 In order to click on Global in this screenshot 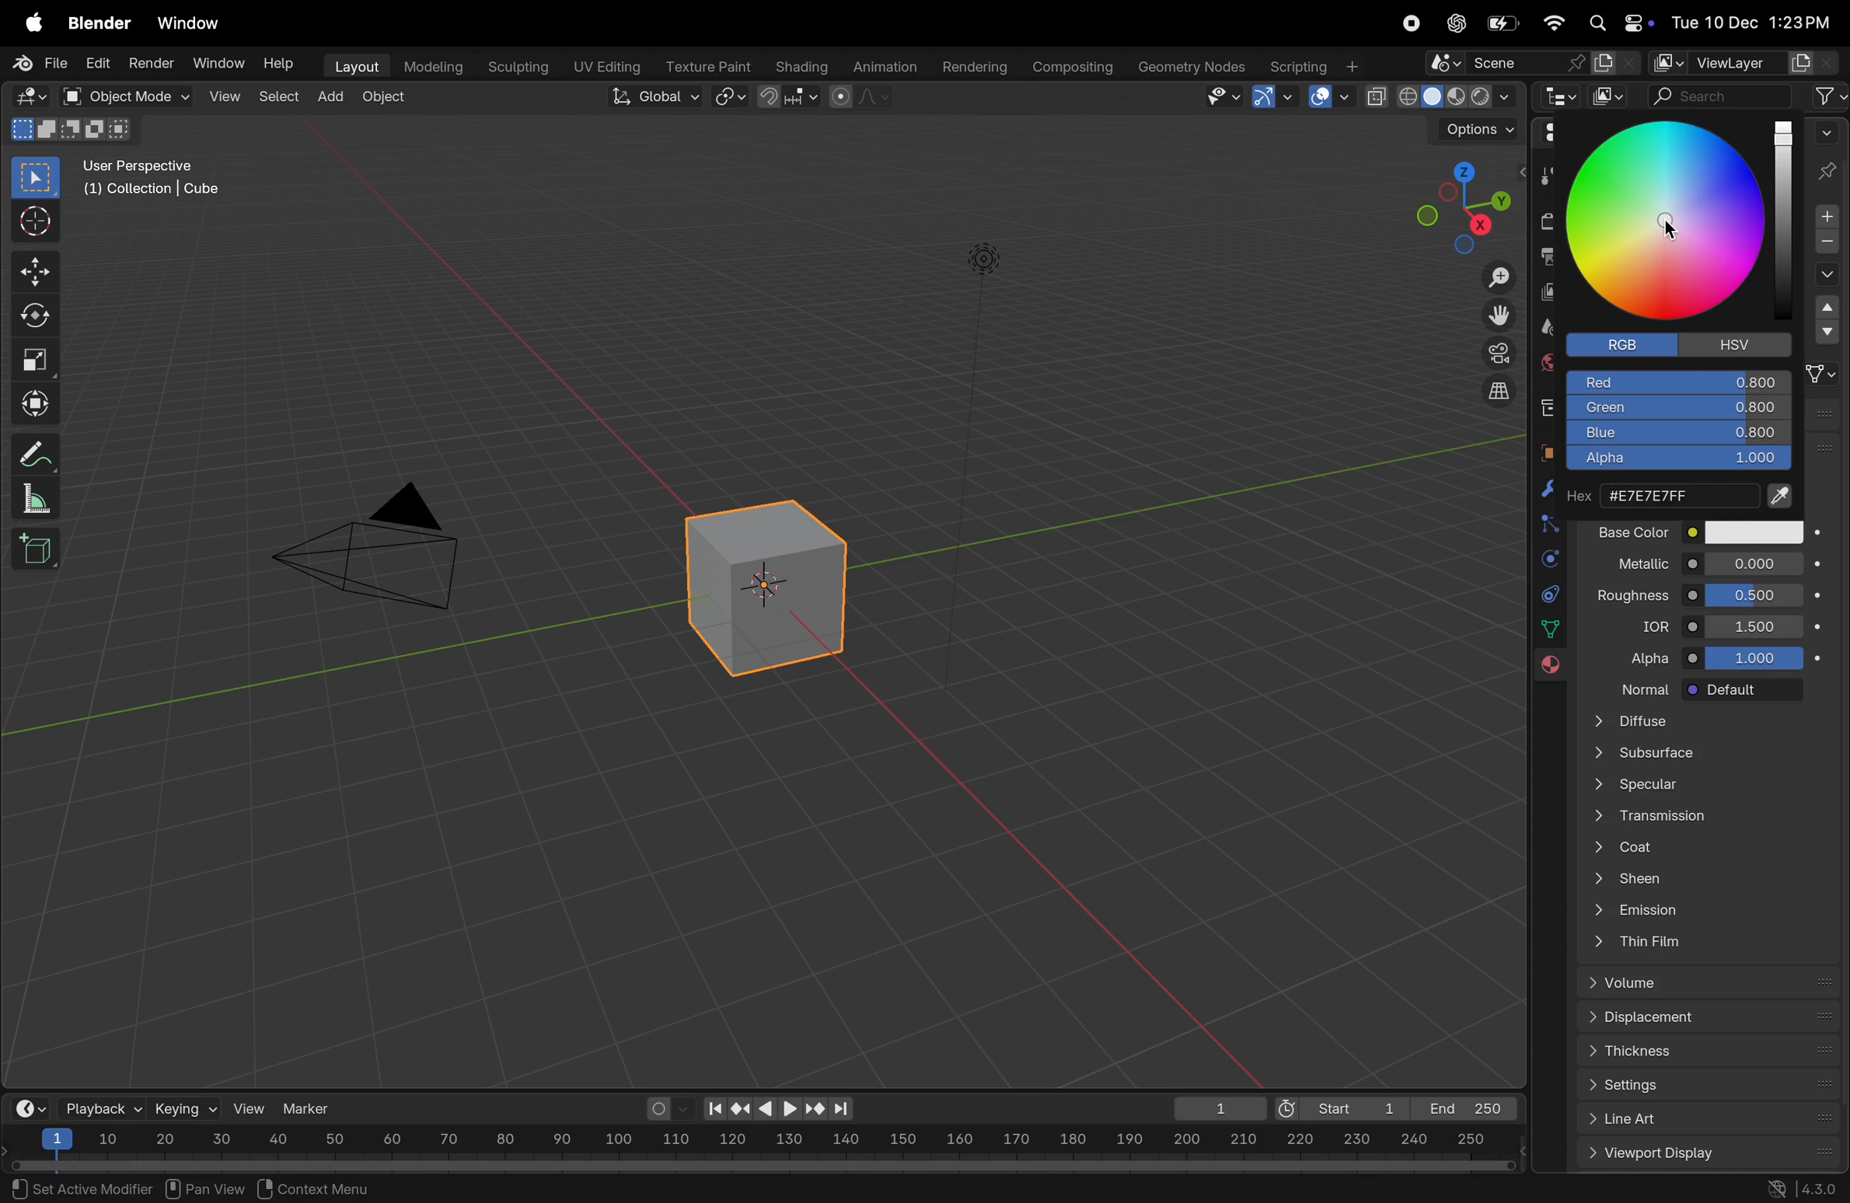, I will do `click(650, 96)`.